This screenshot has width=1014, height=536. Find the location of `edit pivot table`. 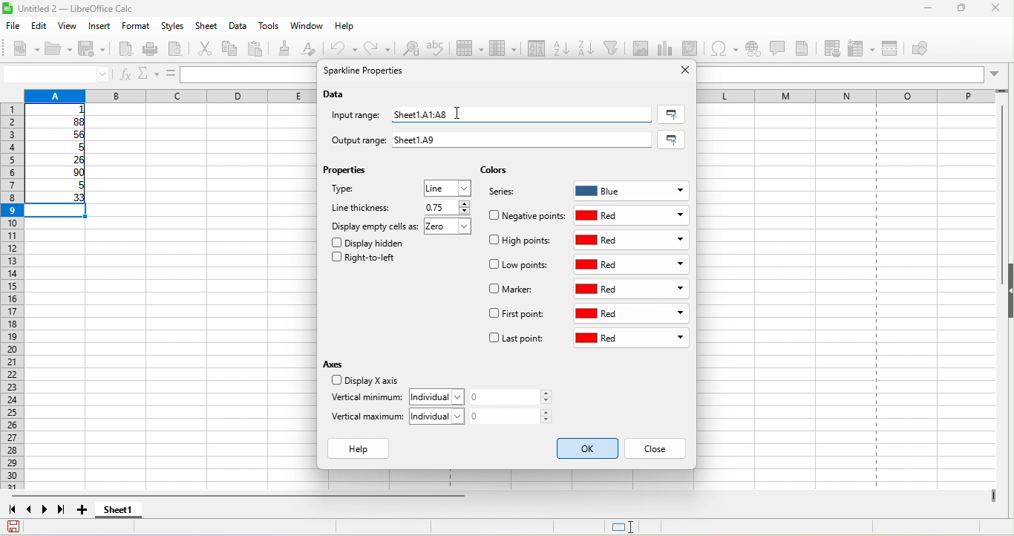

edit pivot table is located at coordinates (690, 48).